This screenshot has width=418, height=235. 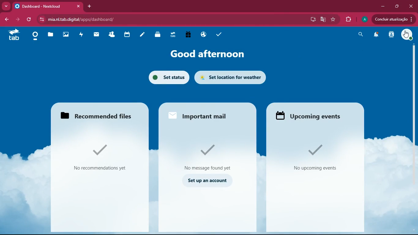 What do you see at coordinates (83, 35) in the screenshot?
I see `activity` at bounding box center [83, 35].